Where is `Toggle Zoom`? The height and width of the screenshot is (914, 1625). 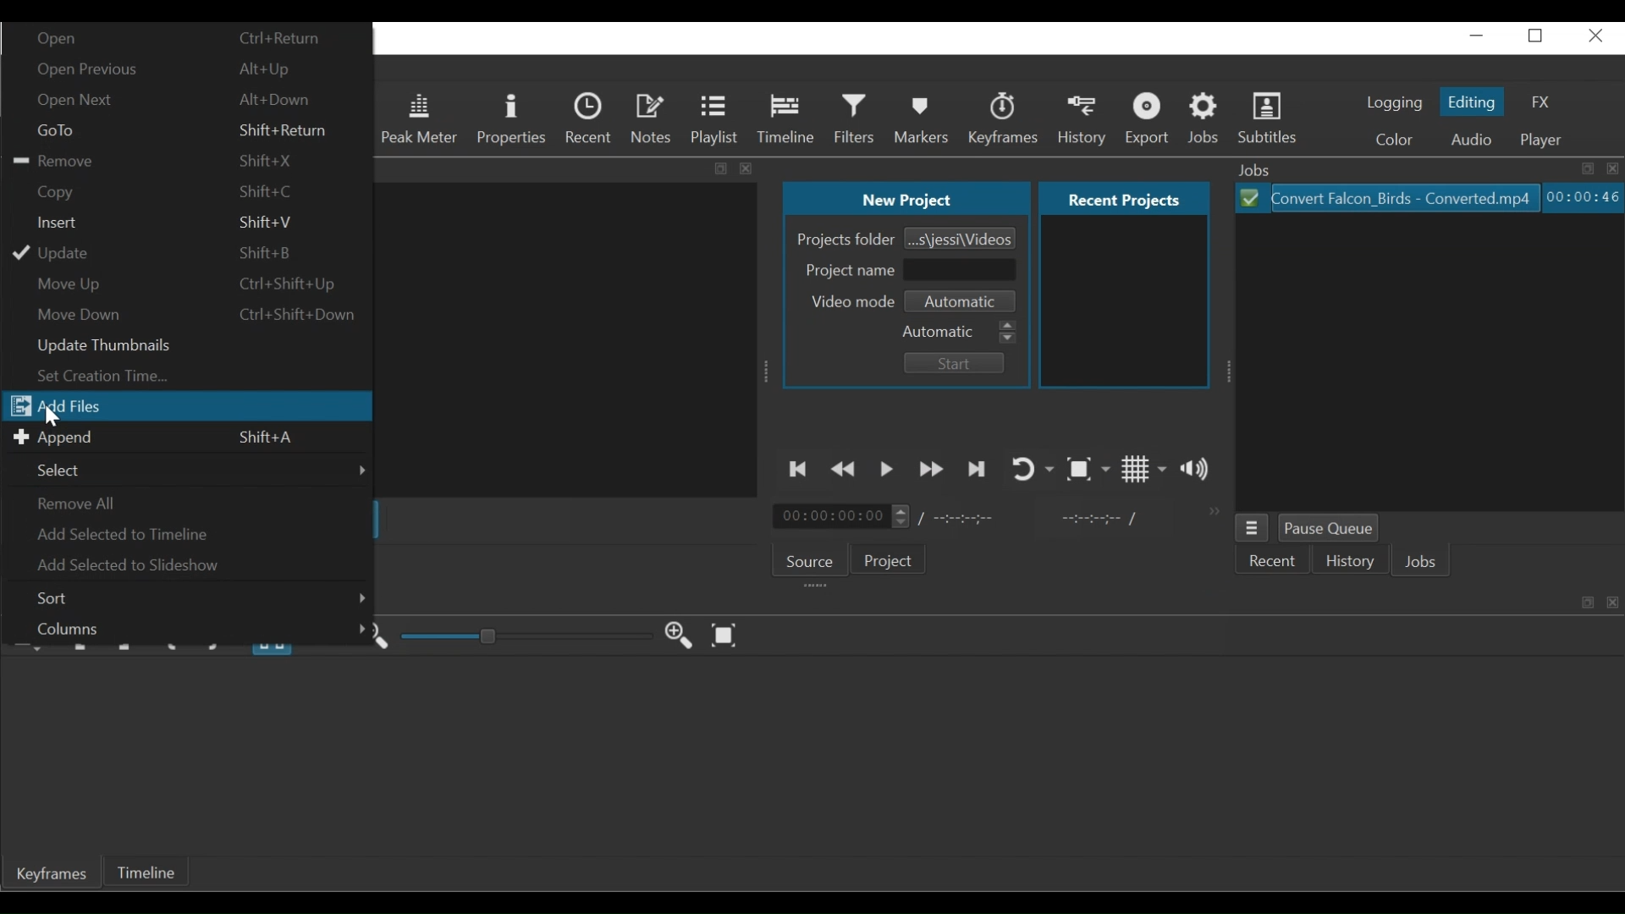
Toggle Zoom is located at coordinates (1088, 469).